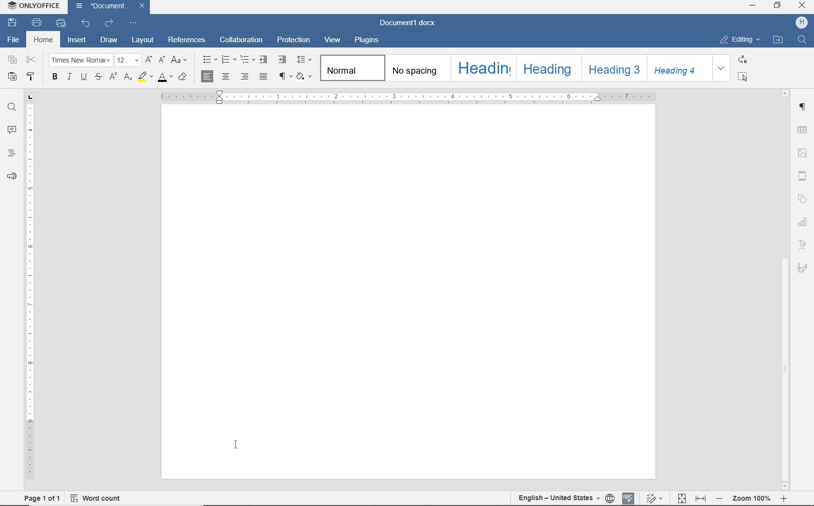  What do you see at coordinates (618, 69) in the screenshot?
I see `Heading 3` at bounding box center [618, 69].